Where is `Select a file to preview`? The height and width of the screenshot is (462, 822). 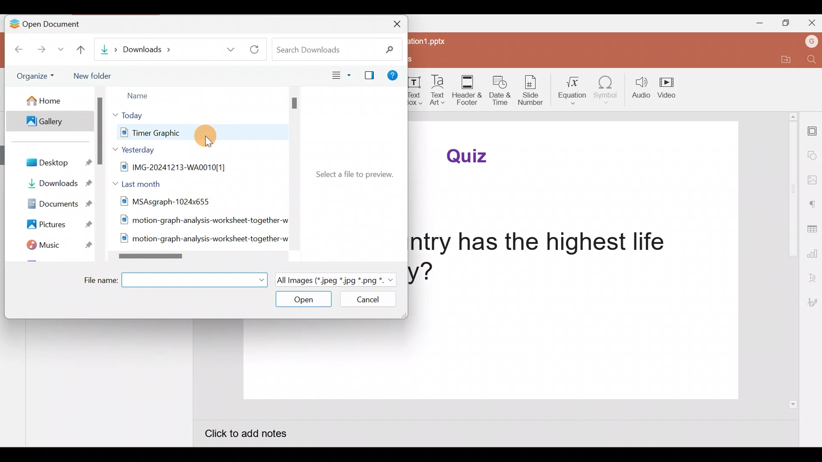
Select a file to preview is located at coordinates (351, 173).